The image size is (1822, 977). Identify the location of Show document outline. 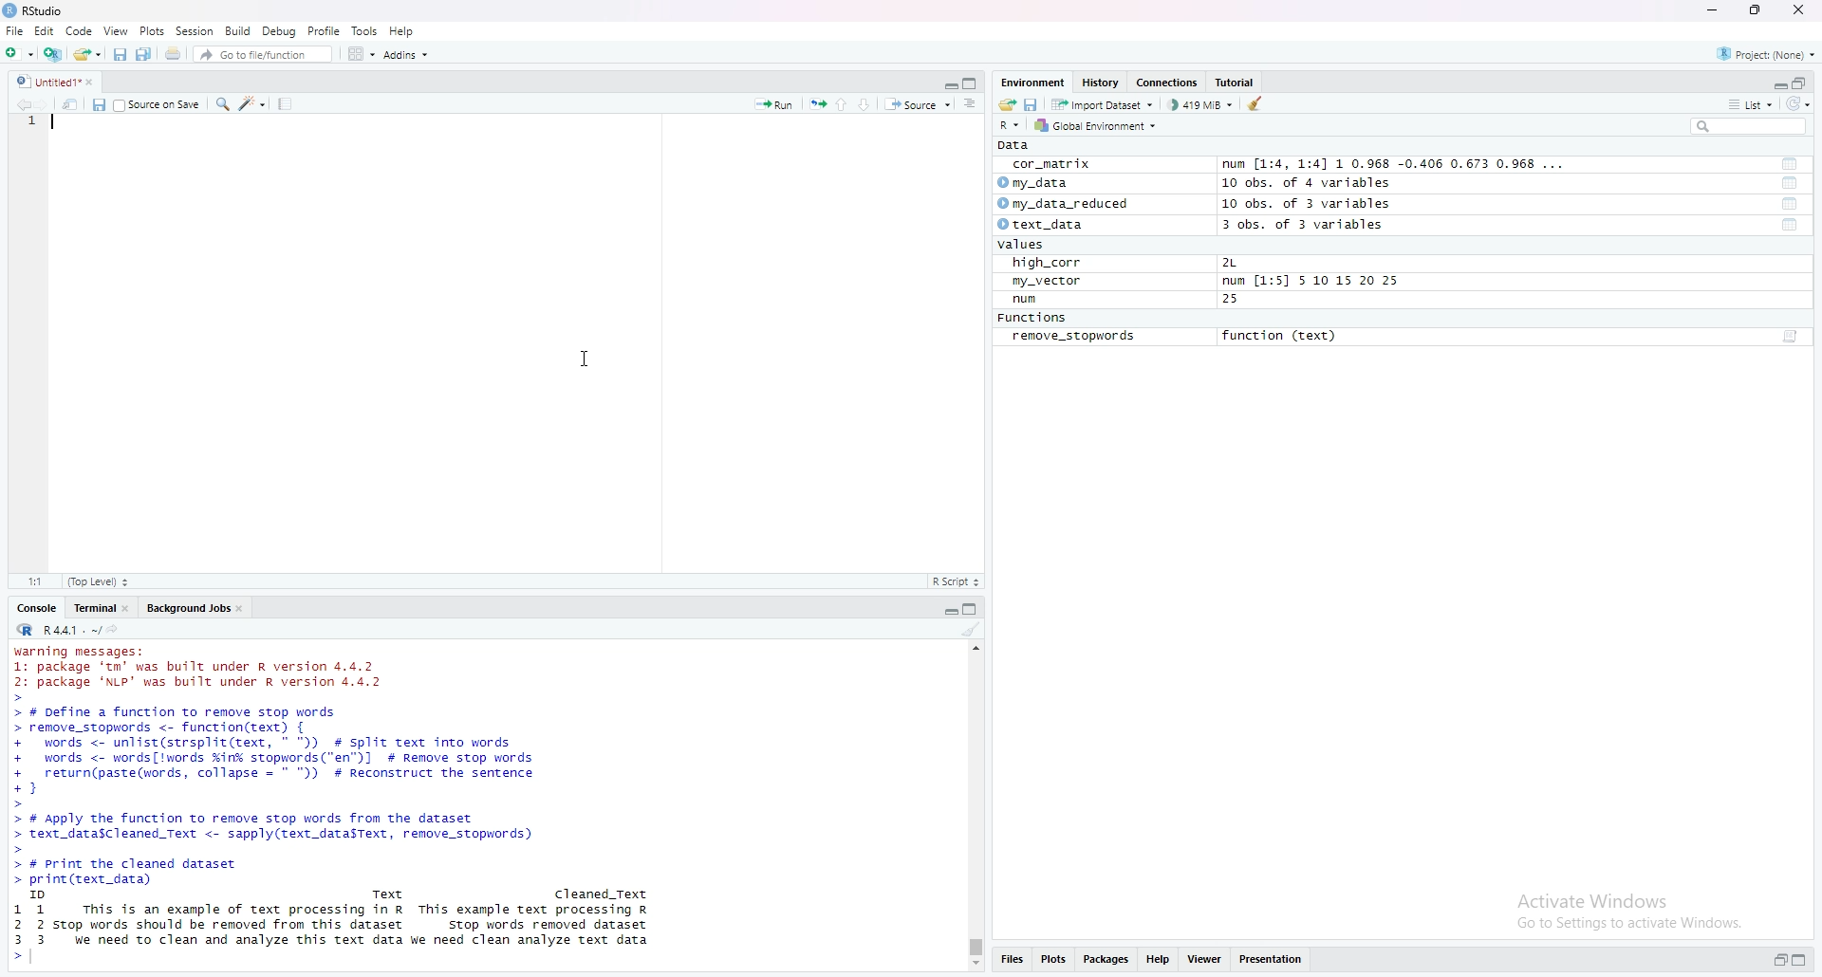
(969, 102).